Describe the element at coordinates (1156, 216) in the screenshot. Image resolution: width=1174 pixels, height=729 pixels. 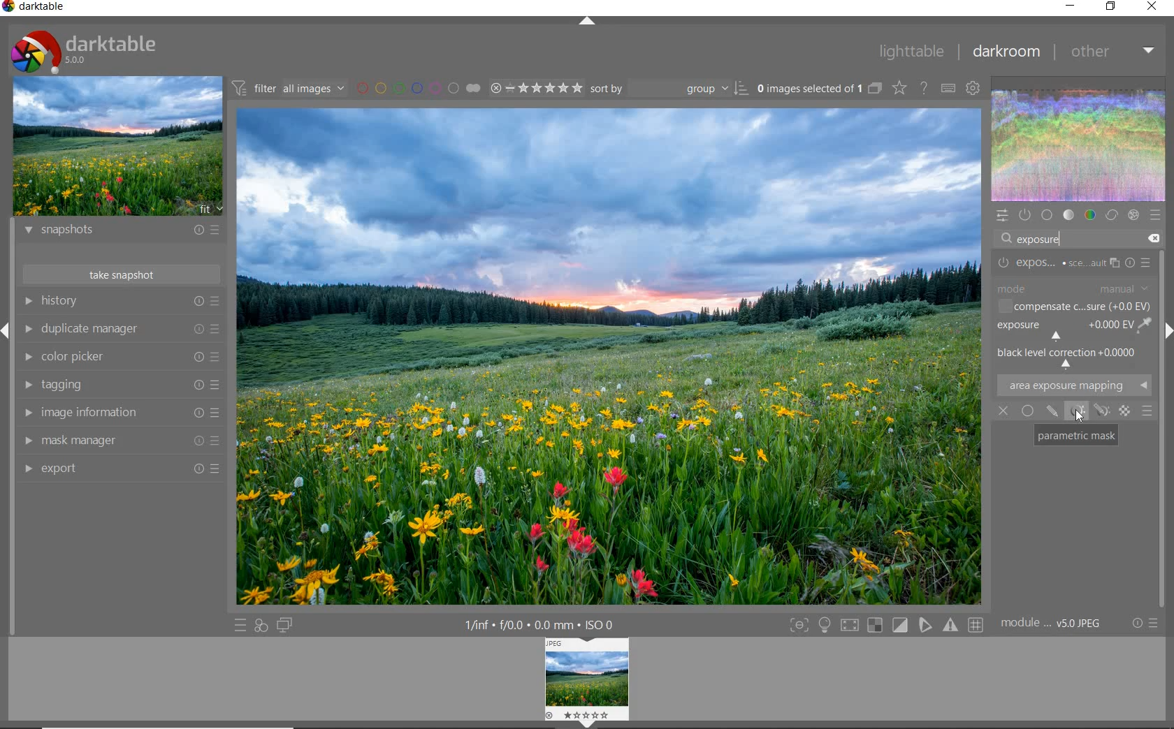
I see `presets` at that location.